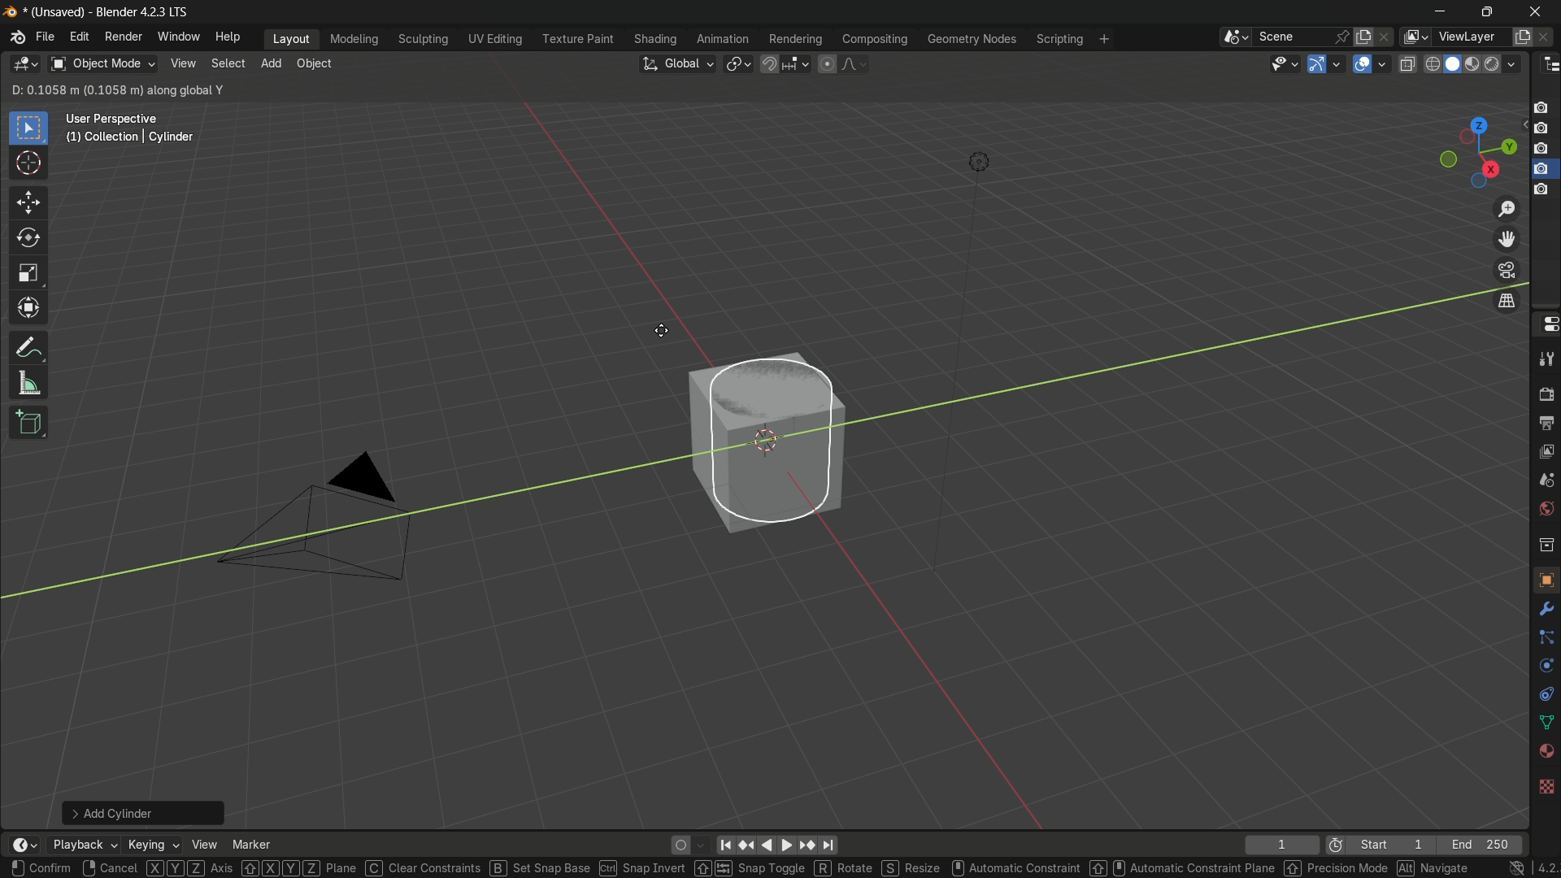  What do you see at coordinates (184, 63) in the screenshot?
I see `view` at bounding box center [184, 63].